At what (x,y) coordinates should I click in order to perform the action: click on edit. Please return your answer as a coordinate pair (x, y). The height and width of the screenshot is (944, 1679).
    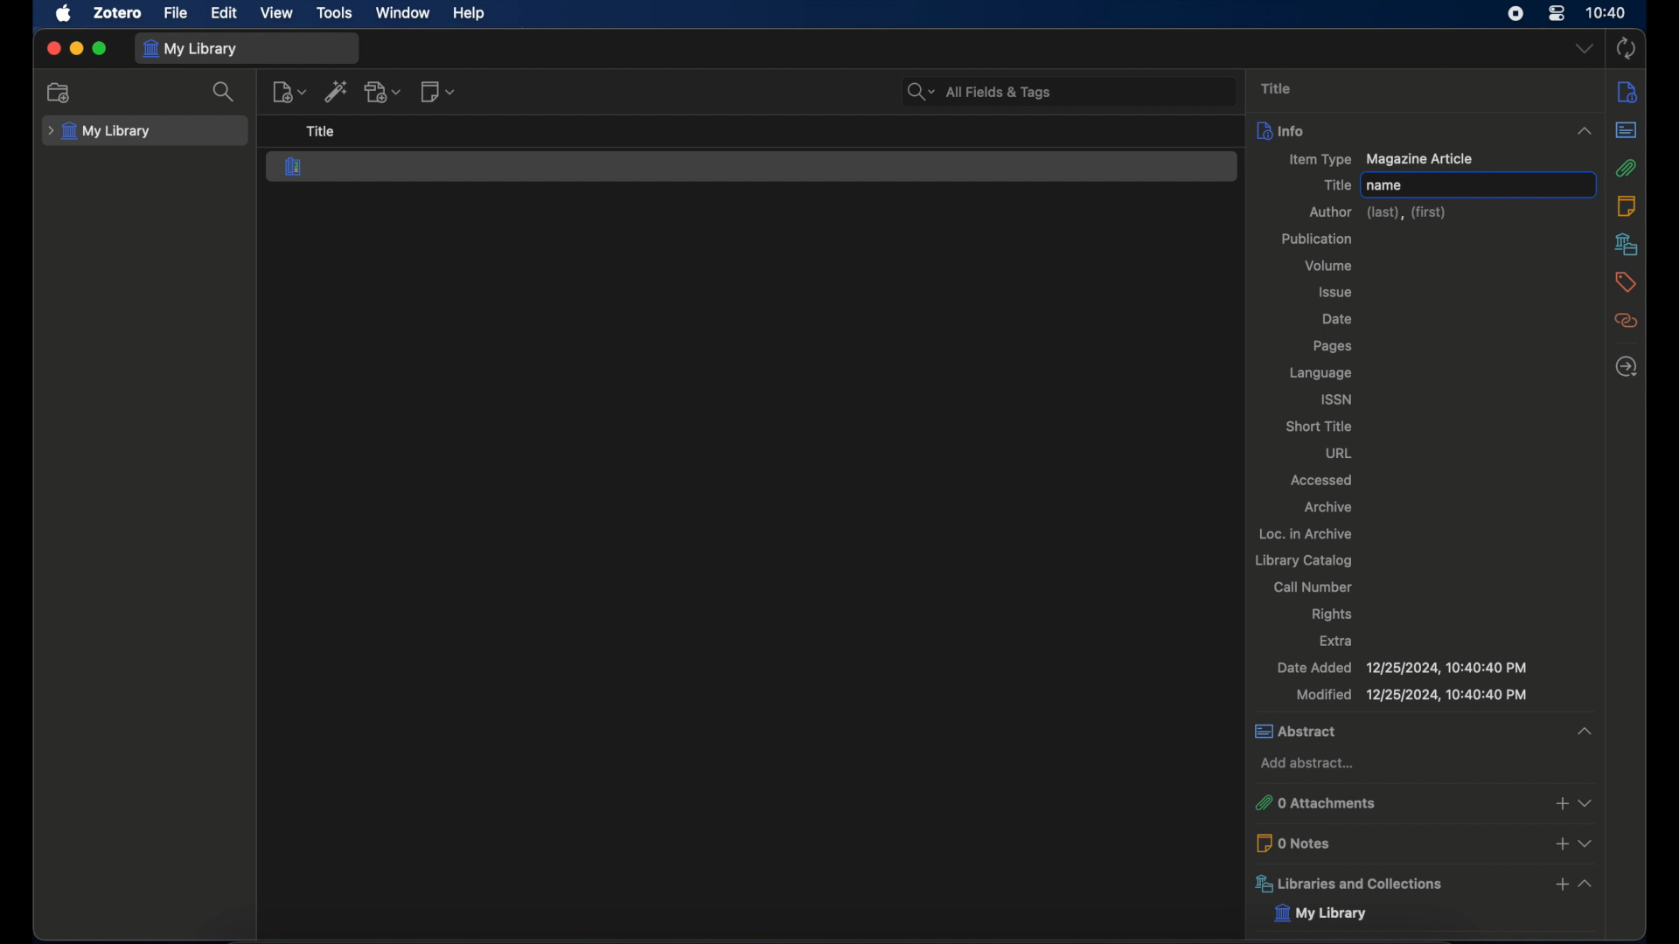
    Looking at the image, I should click on (226, 11).